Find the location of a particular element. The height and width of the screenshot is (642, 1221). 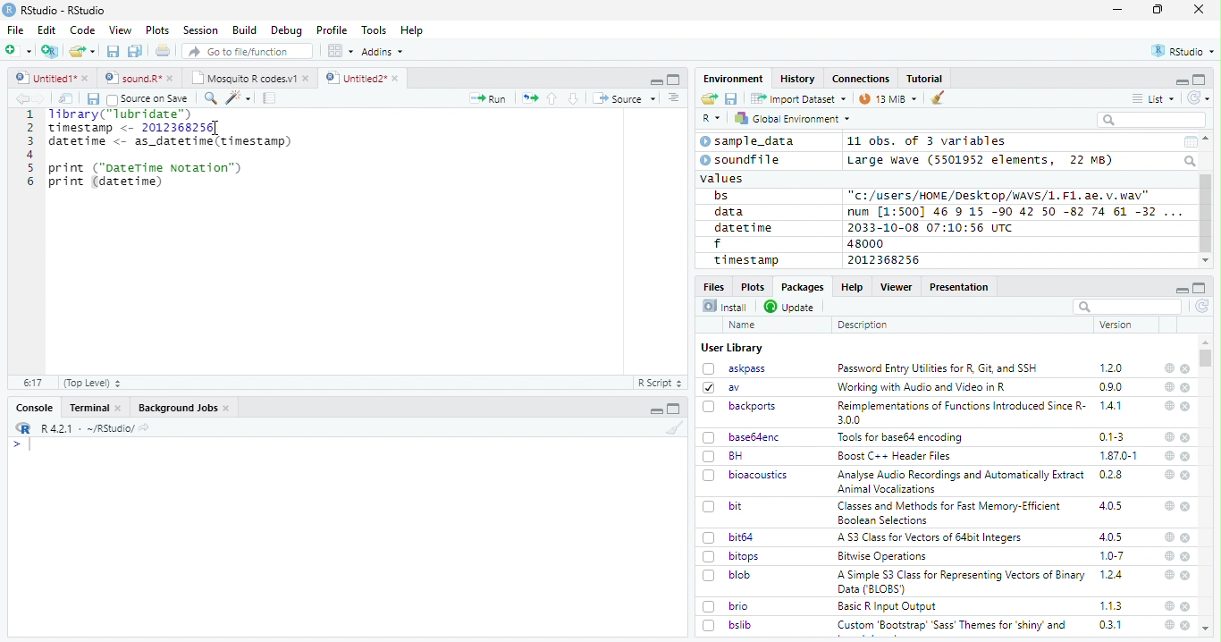

help is located at coordinates (1169, 386).